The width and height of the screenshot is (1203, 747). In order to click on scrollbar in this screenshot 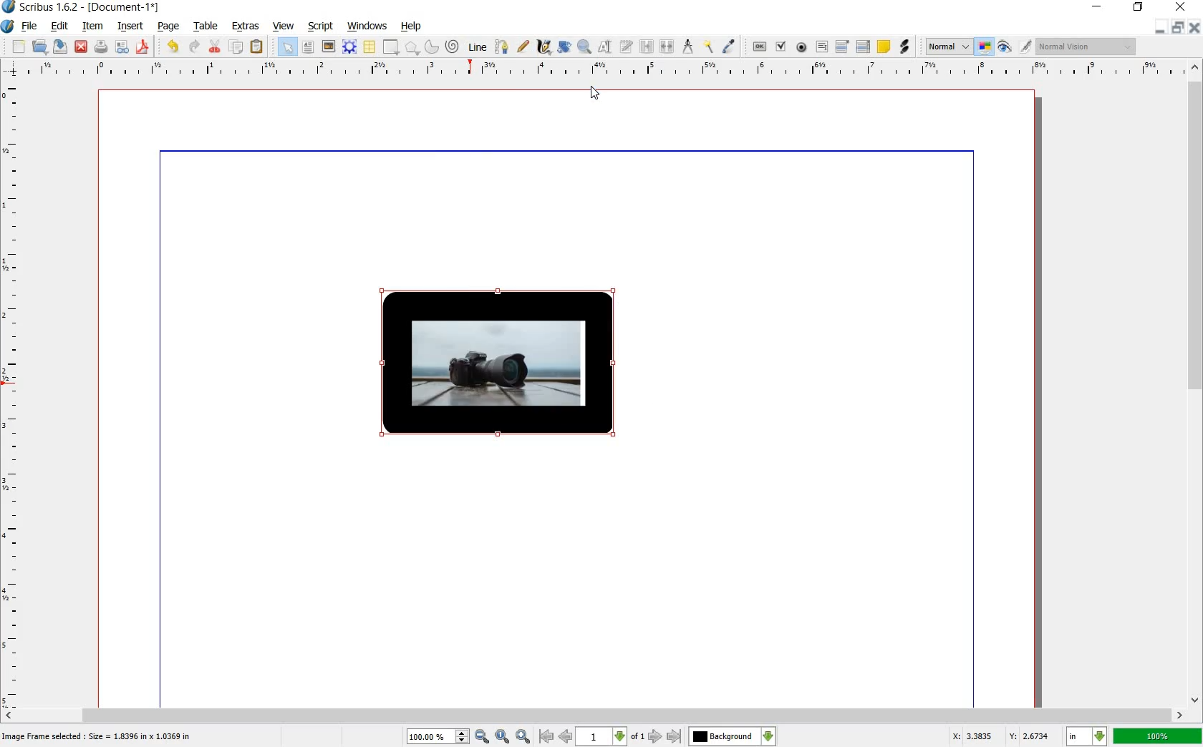, I will do `click(1196, 385)`.